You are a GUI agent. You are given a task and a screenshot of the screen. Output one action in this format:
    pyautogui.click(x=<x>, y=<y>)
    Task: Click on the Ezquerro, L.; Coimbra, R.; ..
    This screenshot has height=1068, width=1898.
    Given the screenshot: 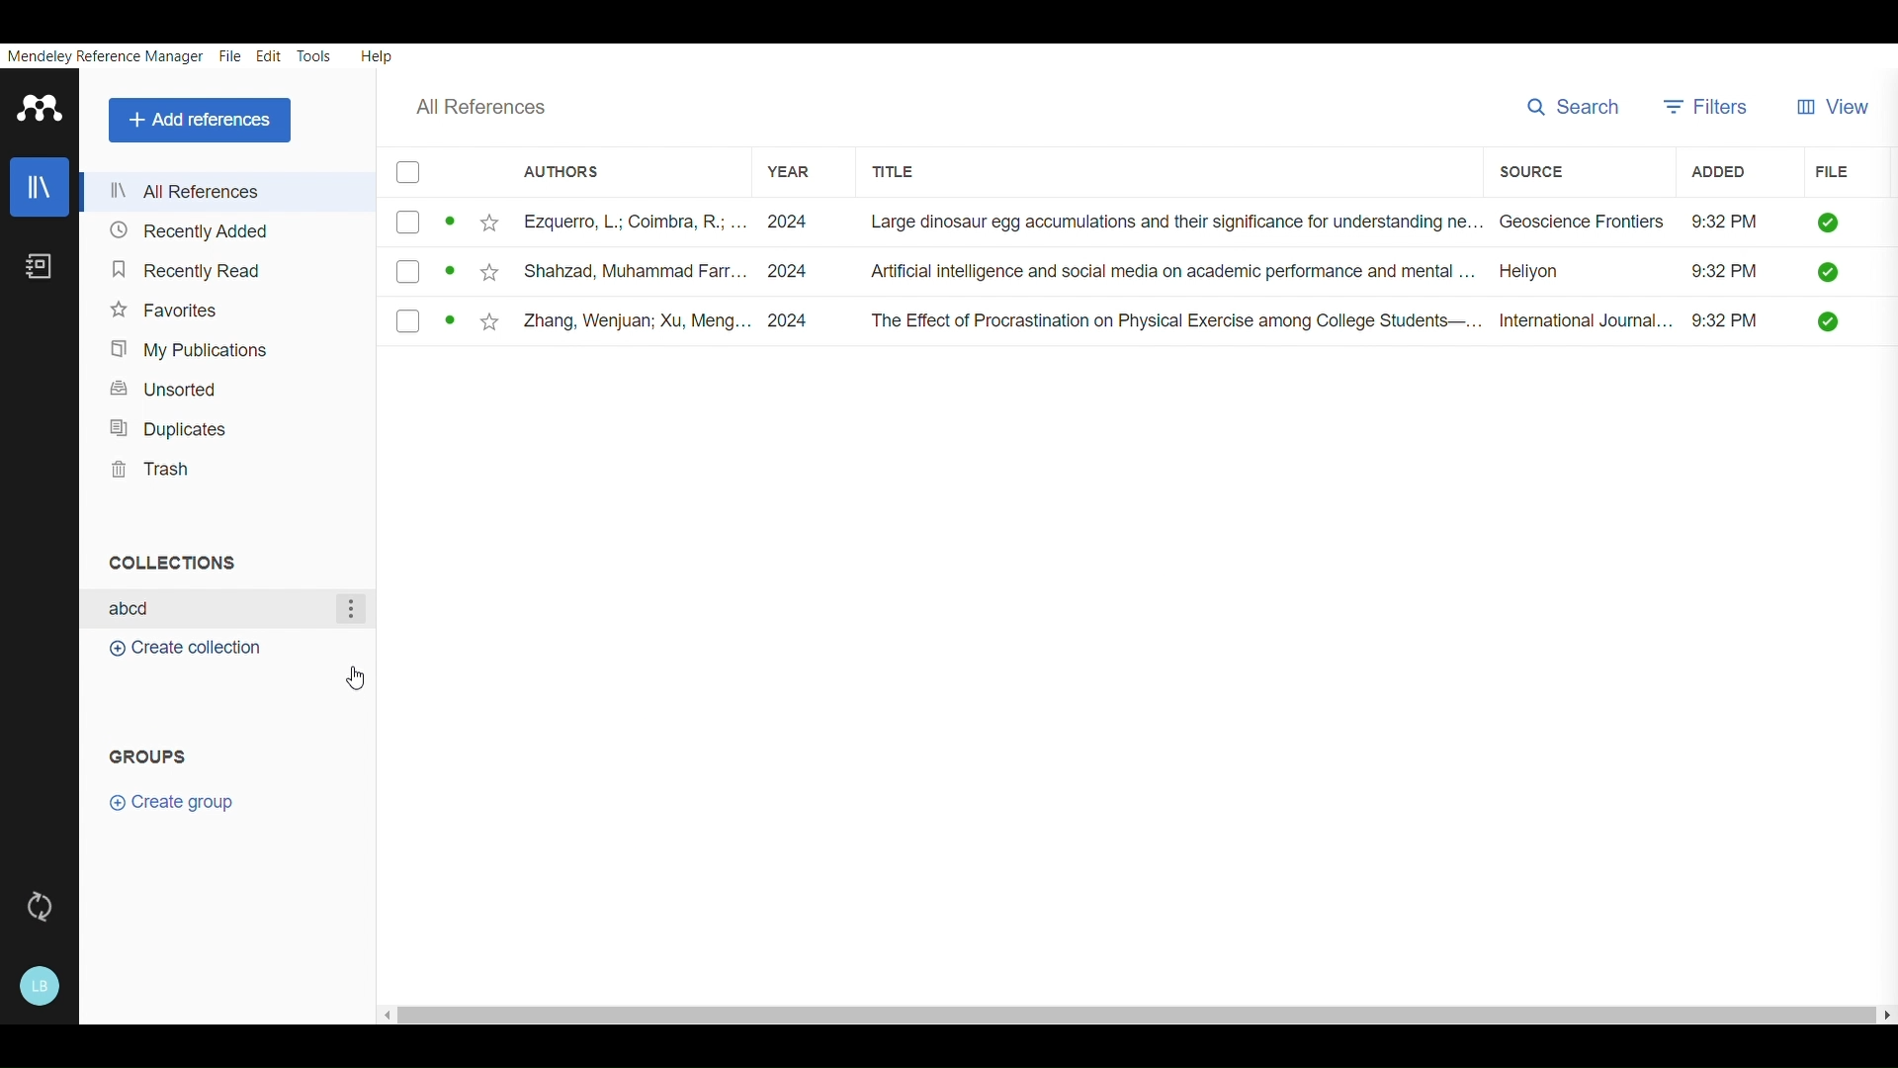 What is the action you would take?
    pyautogui.click(x=608, y=224)
    